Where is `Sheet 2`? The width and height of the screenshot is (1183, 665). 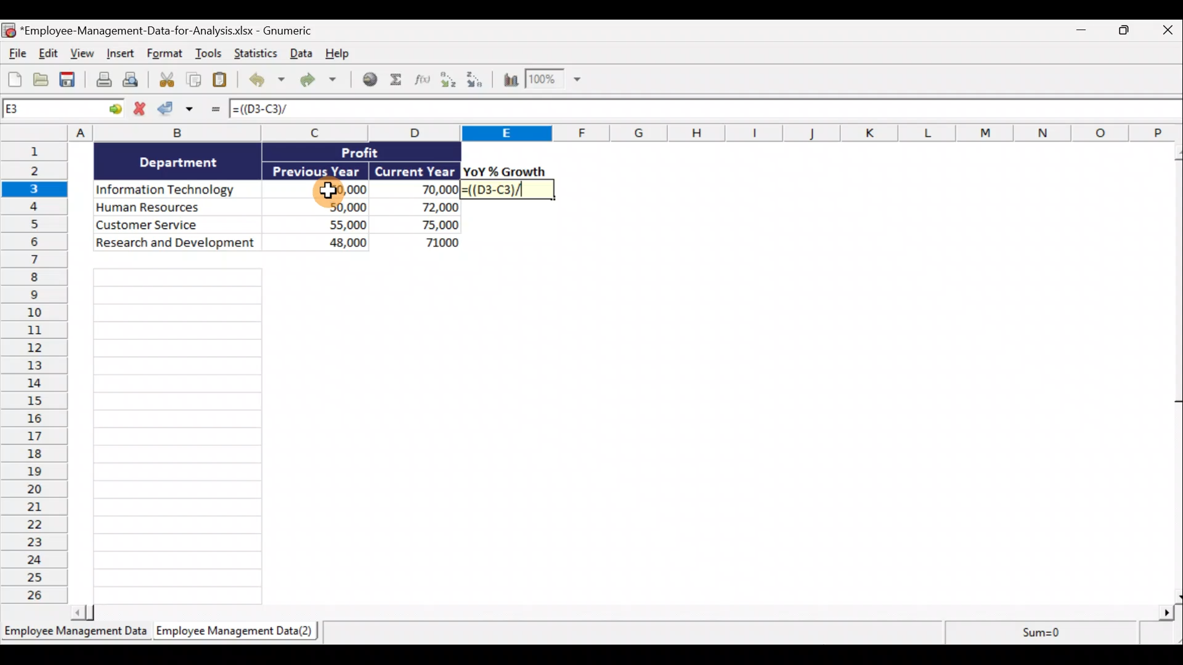
Sheet 2 is located at coordinates (231, 632).